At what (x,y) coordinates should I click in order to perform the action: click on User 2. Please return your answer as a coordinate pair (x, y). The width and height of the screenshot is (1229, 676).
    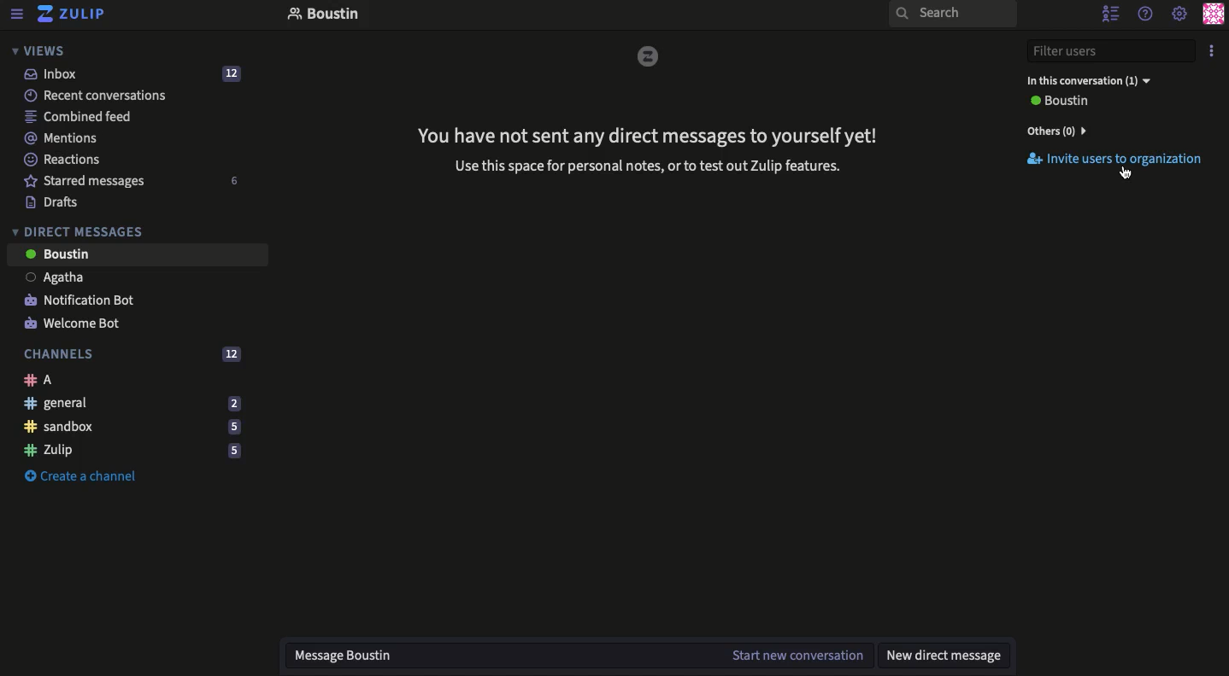
    Looking at the image, I should click on (56, 255).